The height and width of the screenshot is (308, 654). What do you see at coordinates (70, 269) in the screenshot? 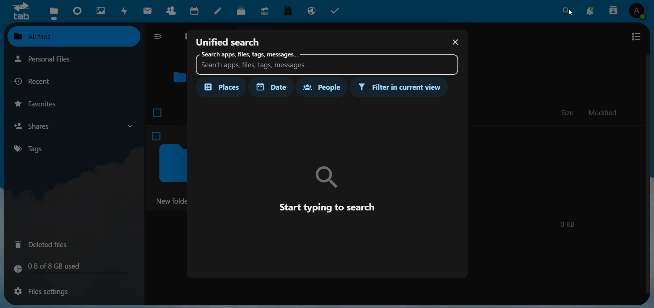
I see `memory used` at bounding box center [70, 269].